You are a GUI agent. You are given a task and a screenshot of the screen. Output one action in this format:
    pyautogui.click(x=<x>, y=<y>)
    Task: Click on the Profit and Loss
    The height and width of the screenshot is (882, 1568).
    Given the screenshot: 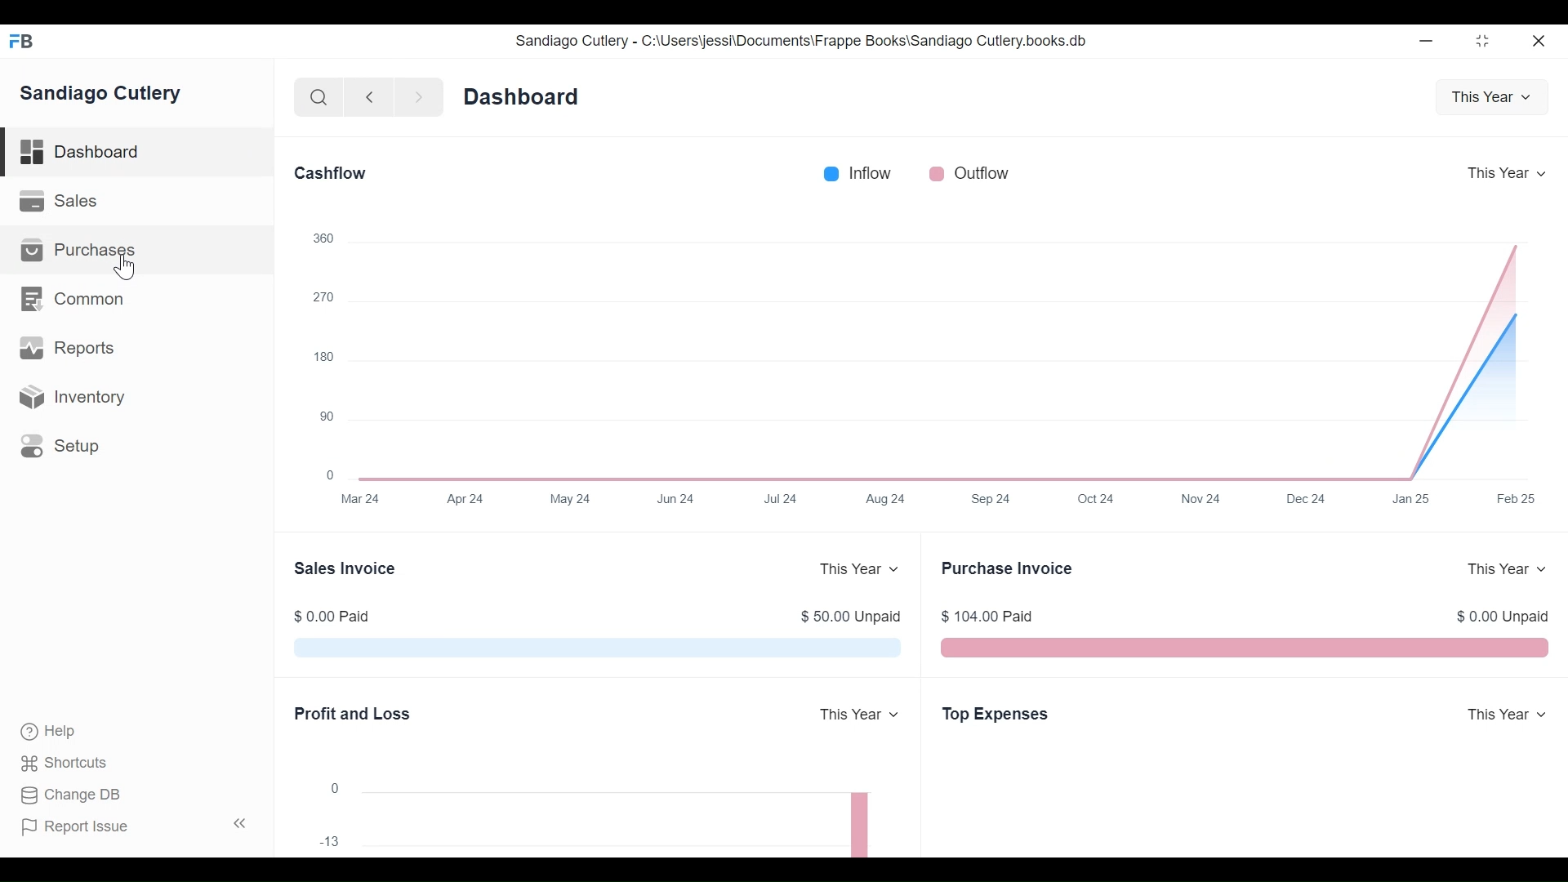 What is the action you would take?
    pyautogui.click(x=351, y=714)
    